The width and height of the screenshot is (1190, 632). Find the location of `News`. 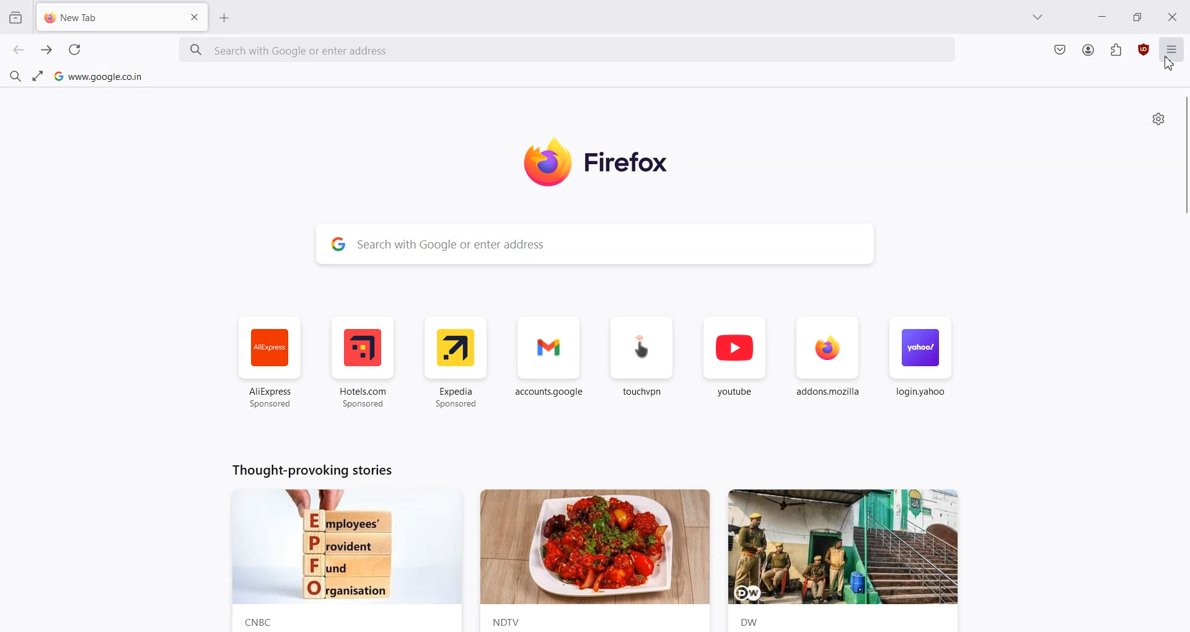

News is located at coordinates (345, 561).